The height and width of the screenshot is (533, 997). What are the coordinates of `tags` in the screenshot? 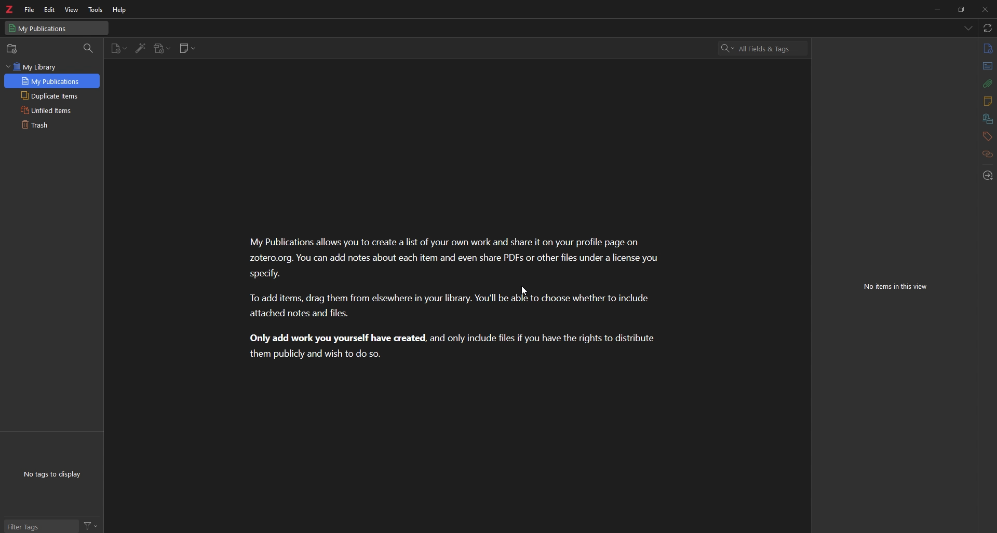 It's located at (987, 136).